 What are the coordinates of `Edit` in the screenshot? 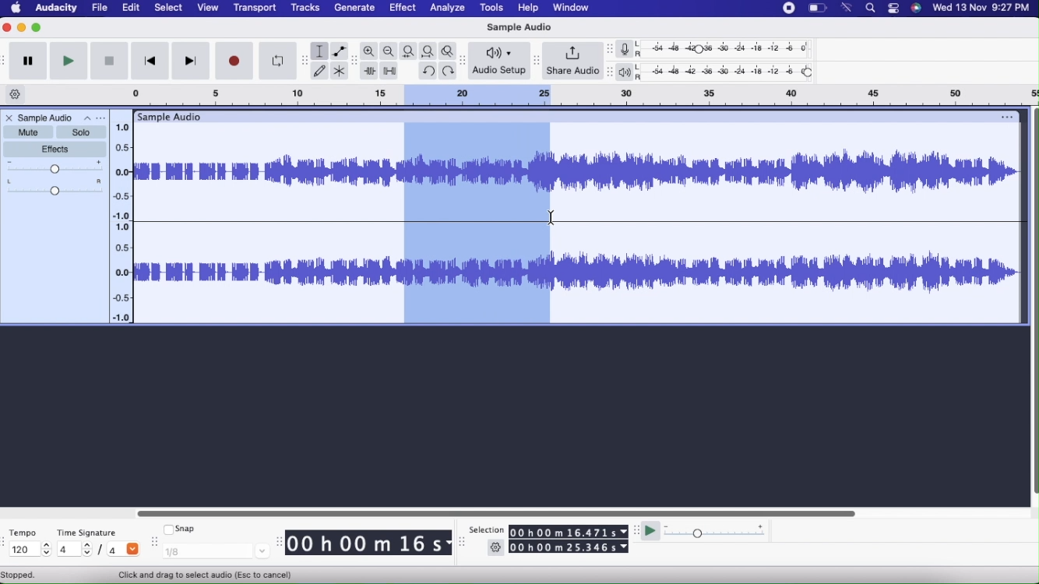 It's located at (130, 7).